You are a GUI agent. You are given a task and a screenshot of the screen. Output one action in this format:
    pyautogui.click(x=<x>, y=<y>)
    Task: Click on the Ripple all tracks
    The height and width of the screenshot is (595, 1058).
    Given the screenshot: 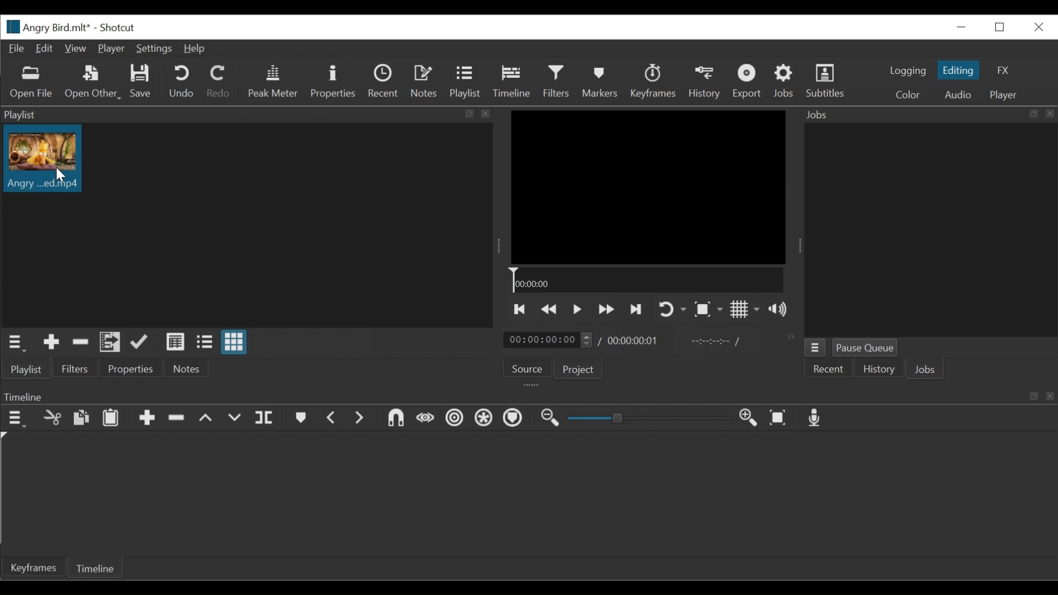 What is the action you would take?
    pyautogui.click(x=485, y=418)
    